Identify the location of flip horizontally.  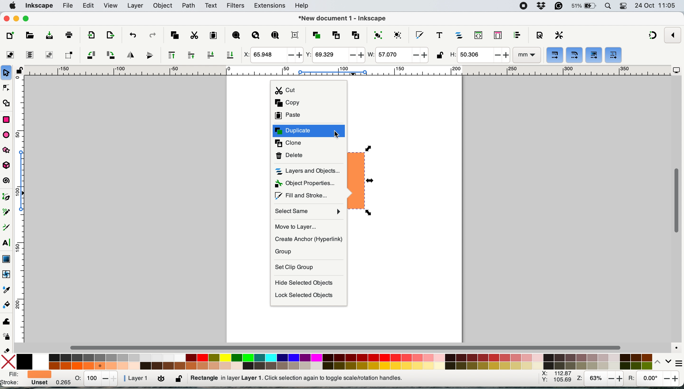
(129, 55).